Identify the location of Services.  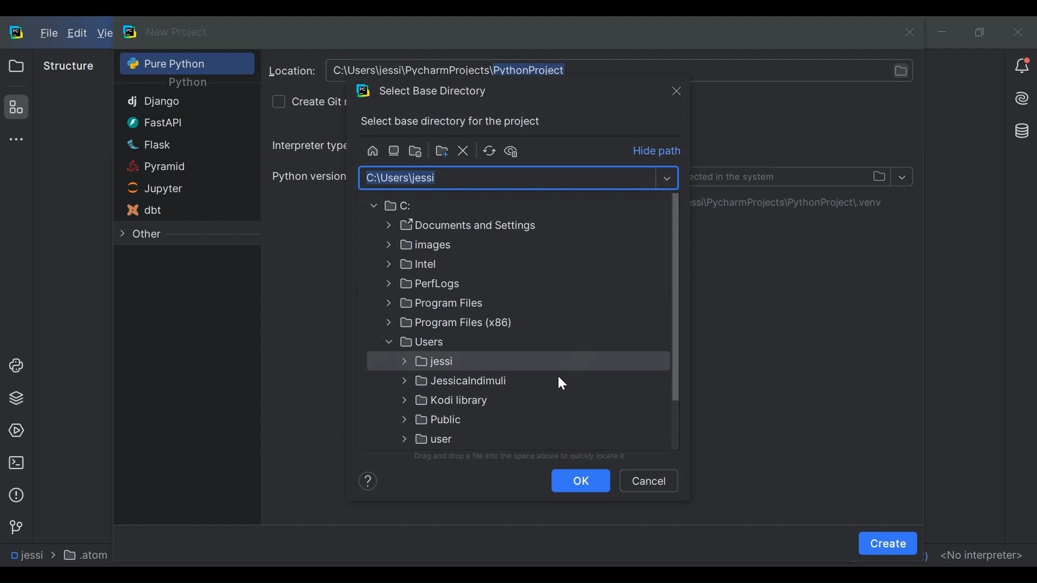
(16, 431).